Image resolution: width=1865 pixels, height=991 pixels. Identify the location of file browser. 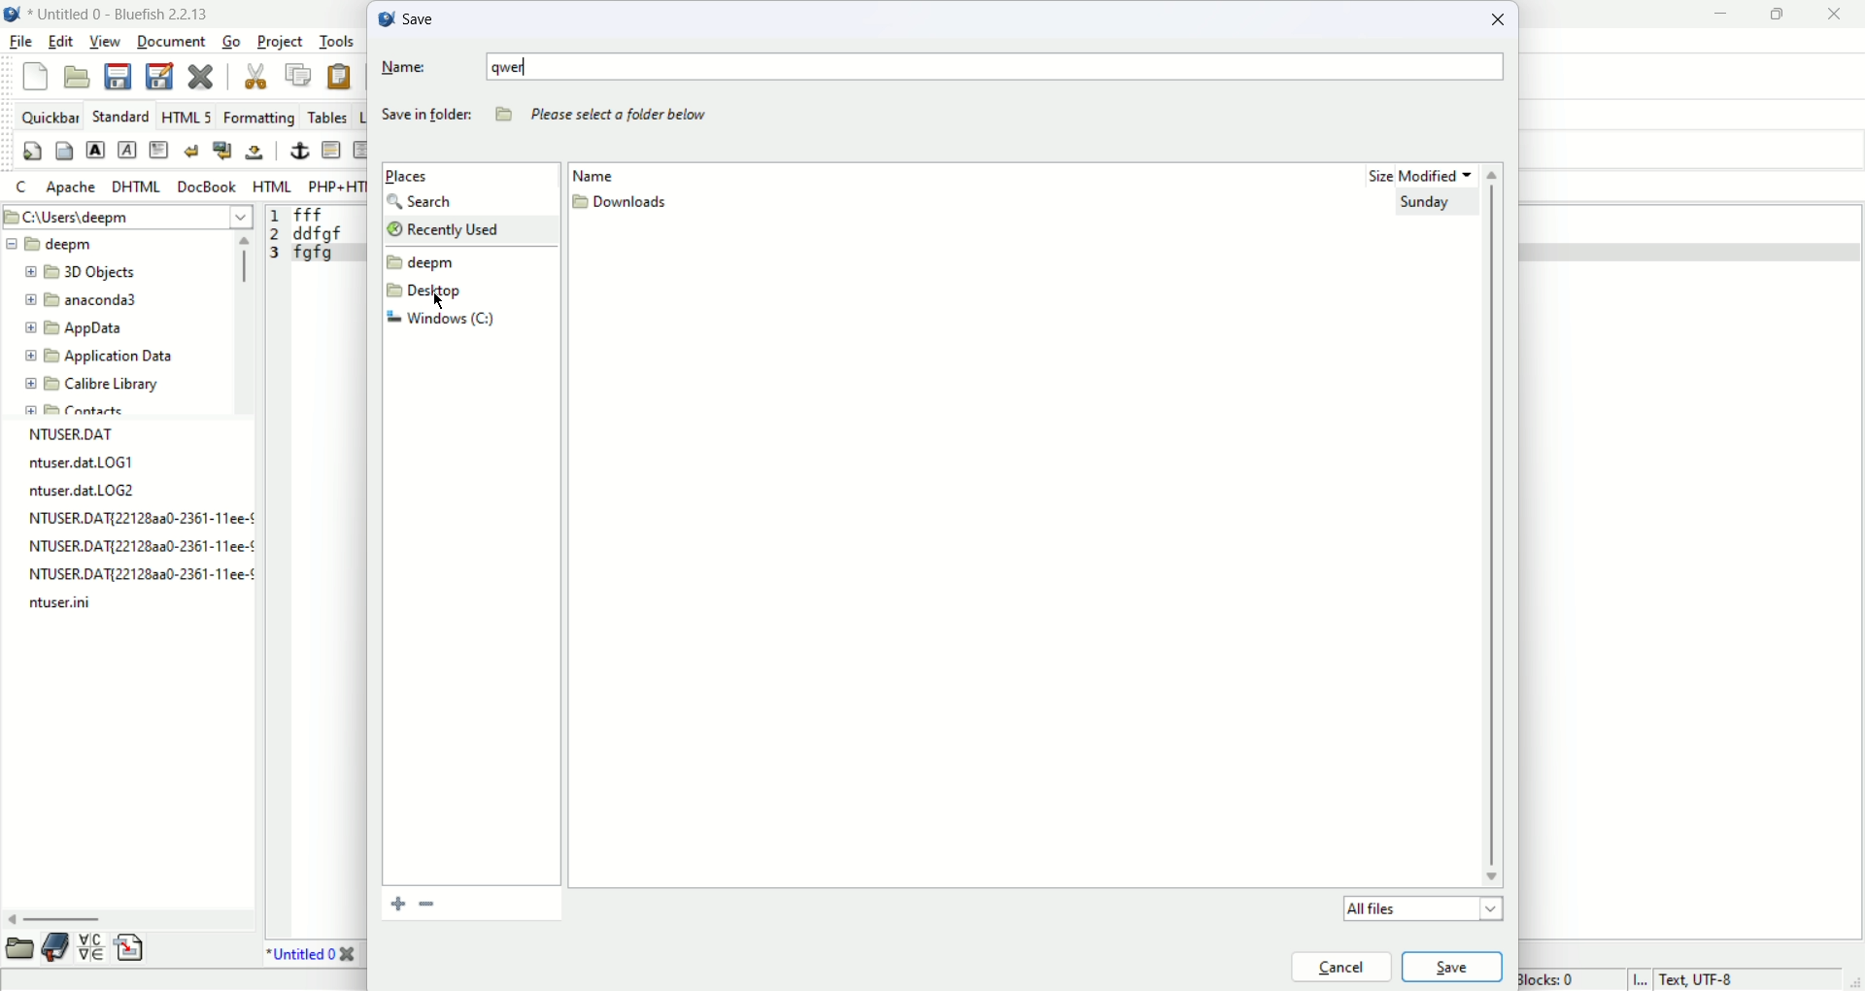
(18, 949).